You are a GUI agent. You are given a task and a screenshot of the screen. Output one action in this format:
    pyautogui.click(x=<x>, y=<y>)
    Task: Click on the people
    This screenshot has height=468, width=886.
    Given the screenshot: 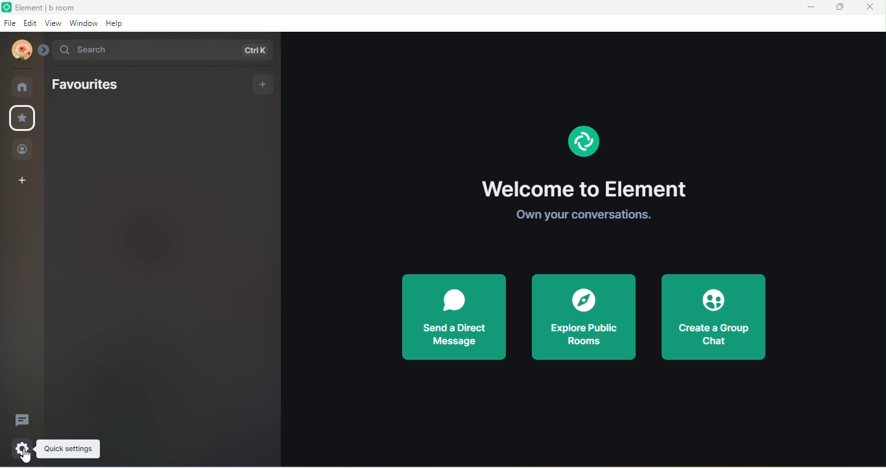 What is the action you would take?
    pyautogui.click(x=23, y=150)
    